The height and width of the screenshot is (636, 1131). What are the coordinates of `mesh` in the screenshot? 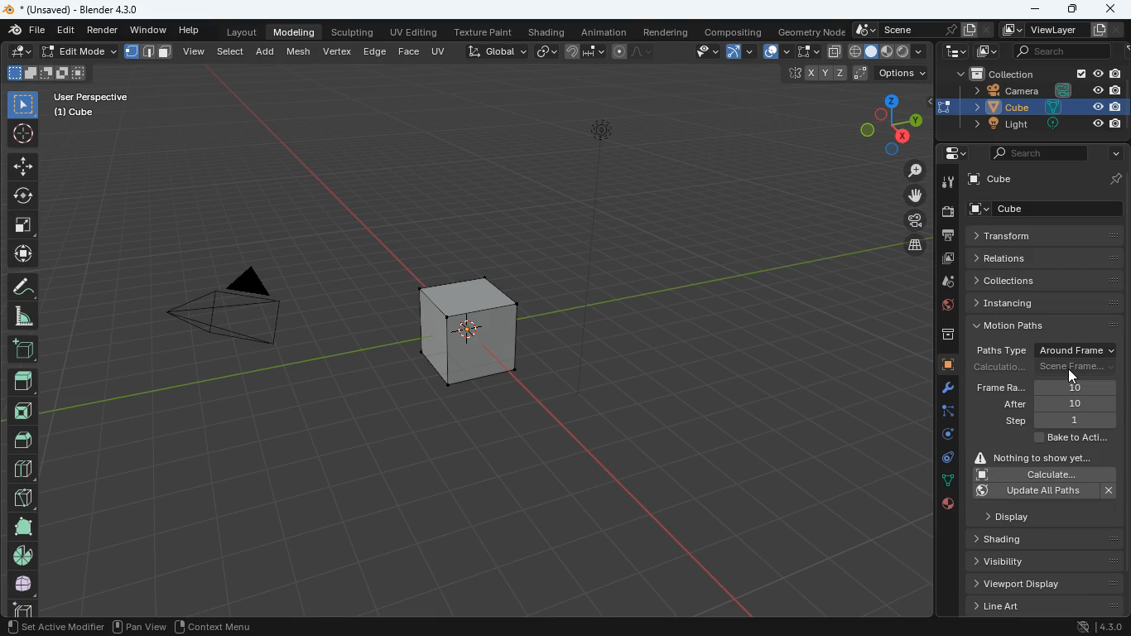 It's located at (301, 51).